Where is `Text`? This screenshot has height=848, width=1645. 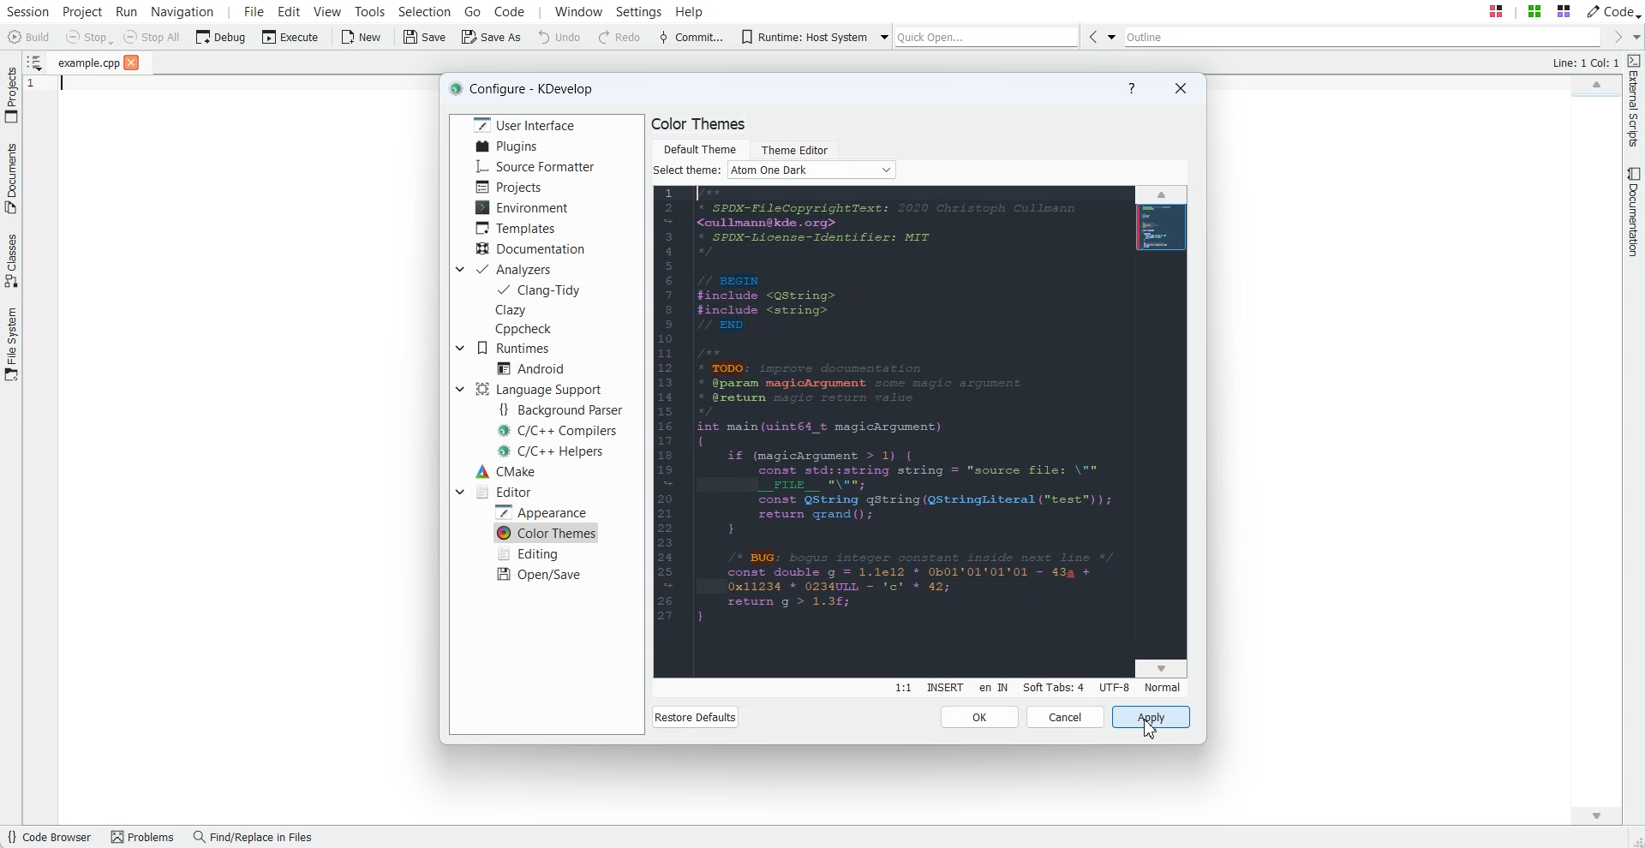 Text is located at coordinates (529, 89).